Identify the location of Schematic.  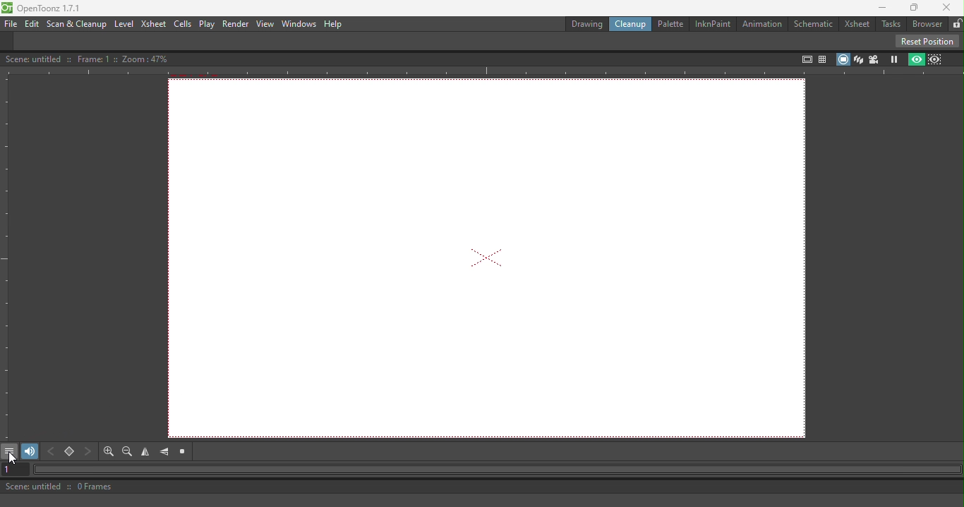
(815, 23).